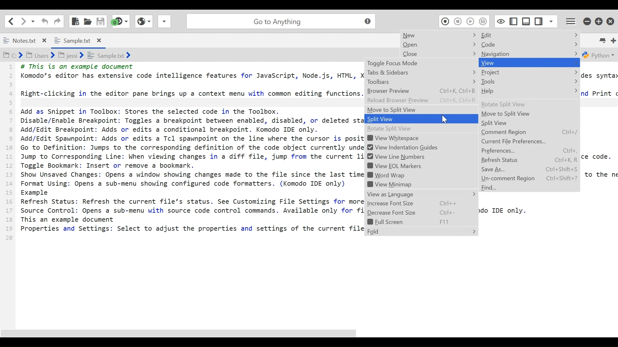 The image size is (618, 347). I want to click on Sample.txt, so click(77, 40).